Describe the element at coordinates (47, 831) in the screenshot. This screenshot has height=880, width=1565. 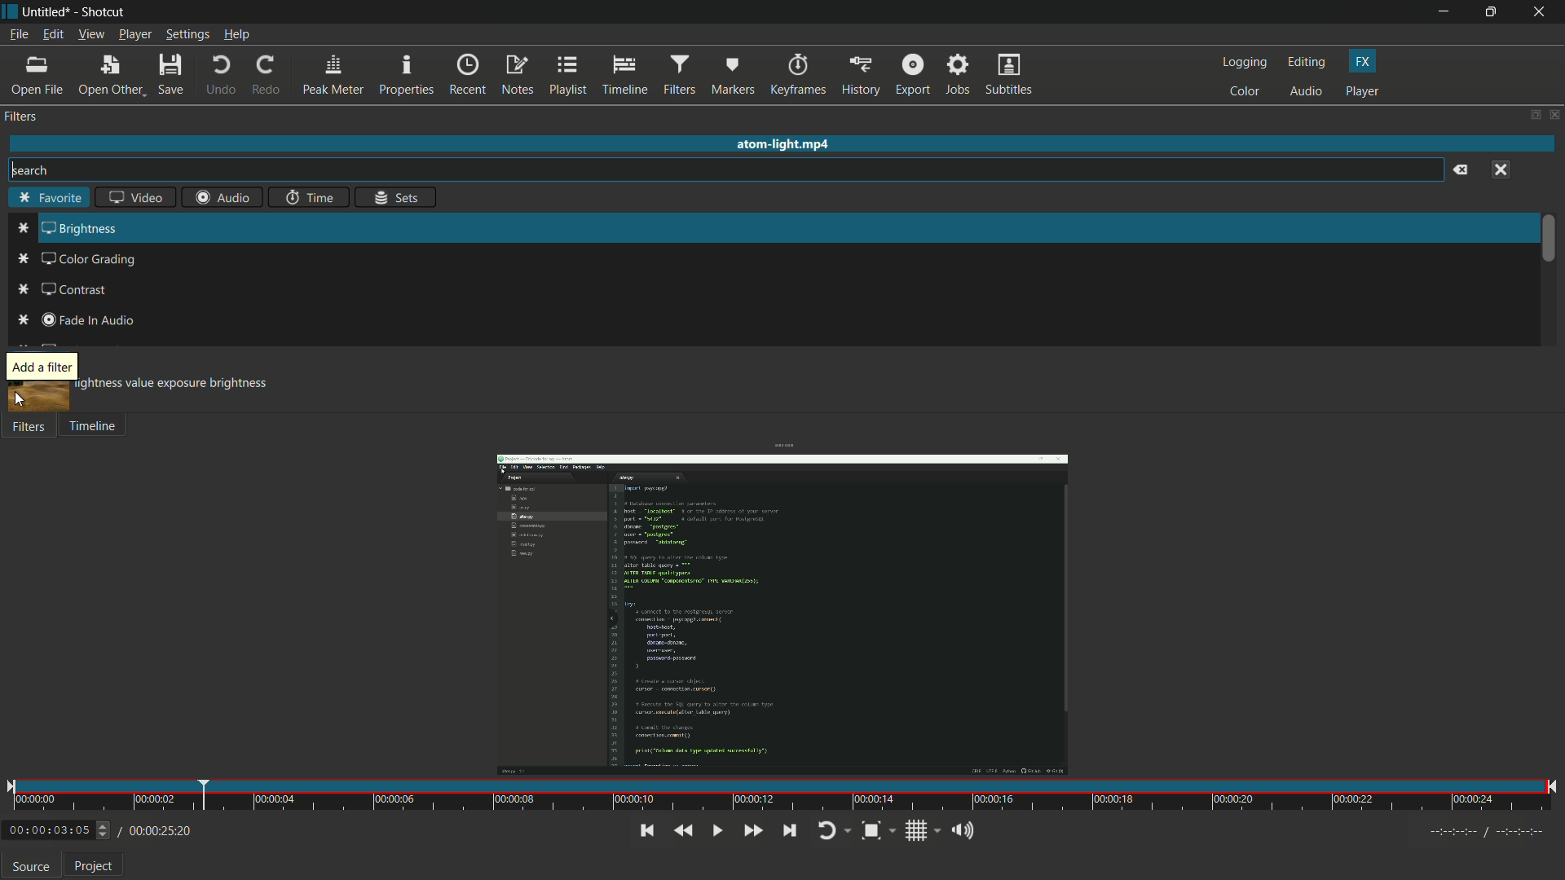
I see `current time` at that location.